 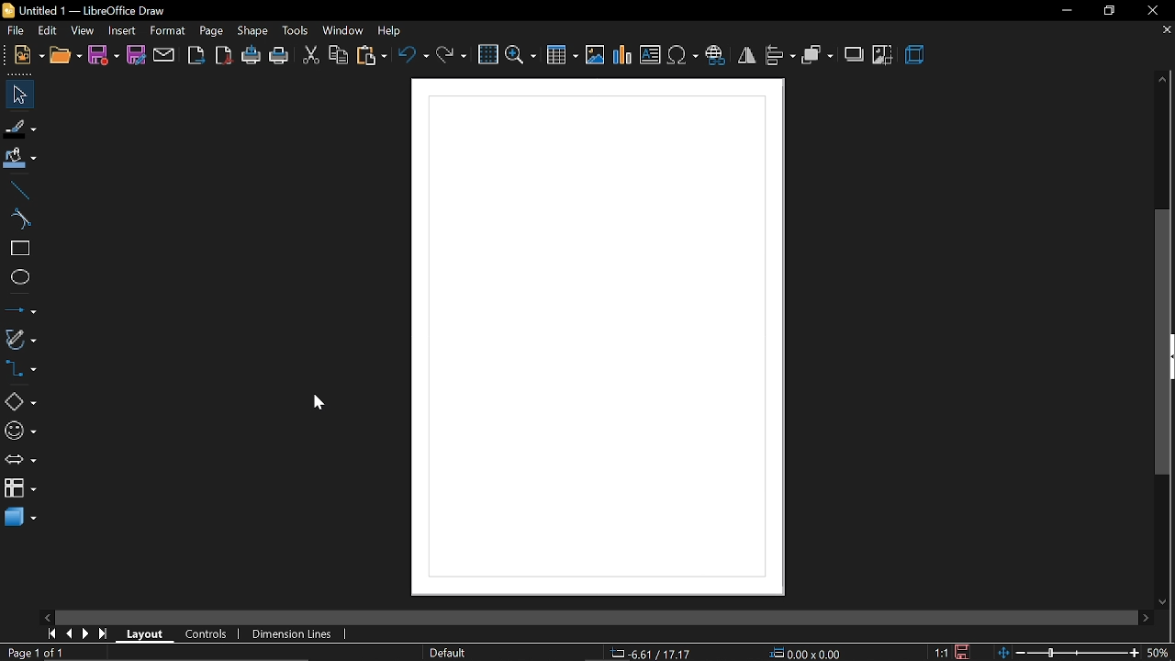 What do you see at coordinates (211, 31) in the screenshot?
I see `page` at bounding box center [211, 31].